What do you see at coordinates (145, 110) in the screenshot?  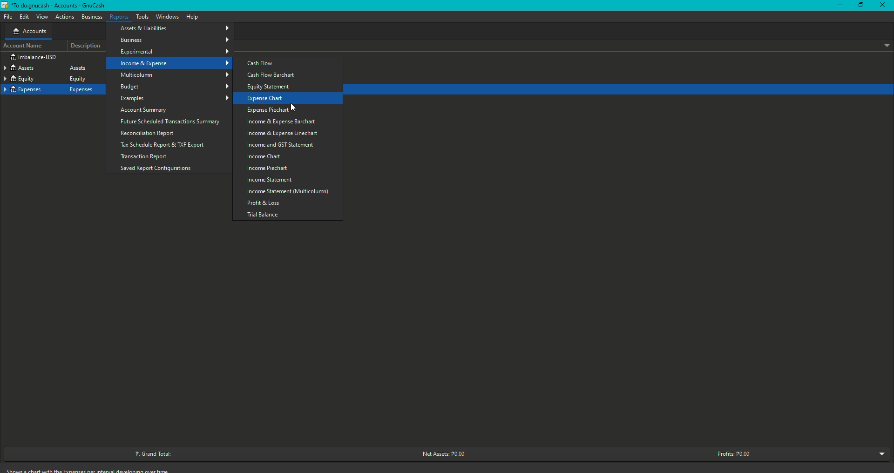 I see `Account Summary` at bounding box center [145, 110].